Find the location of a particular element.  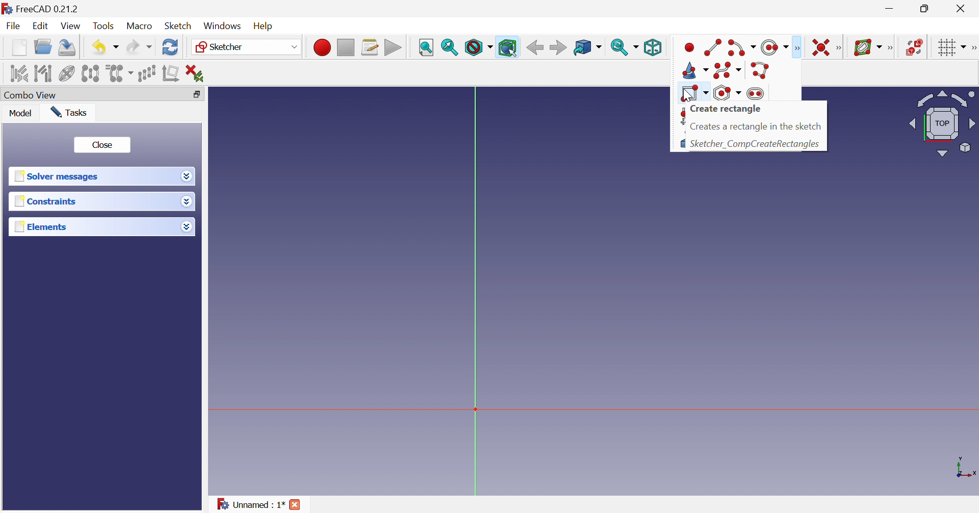

Clone is located at coordinates (118, 74).